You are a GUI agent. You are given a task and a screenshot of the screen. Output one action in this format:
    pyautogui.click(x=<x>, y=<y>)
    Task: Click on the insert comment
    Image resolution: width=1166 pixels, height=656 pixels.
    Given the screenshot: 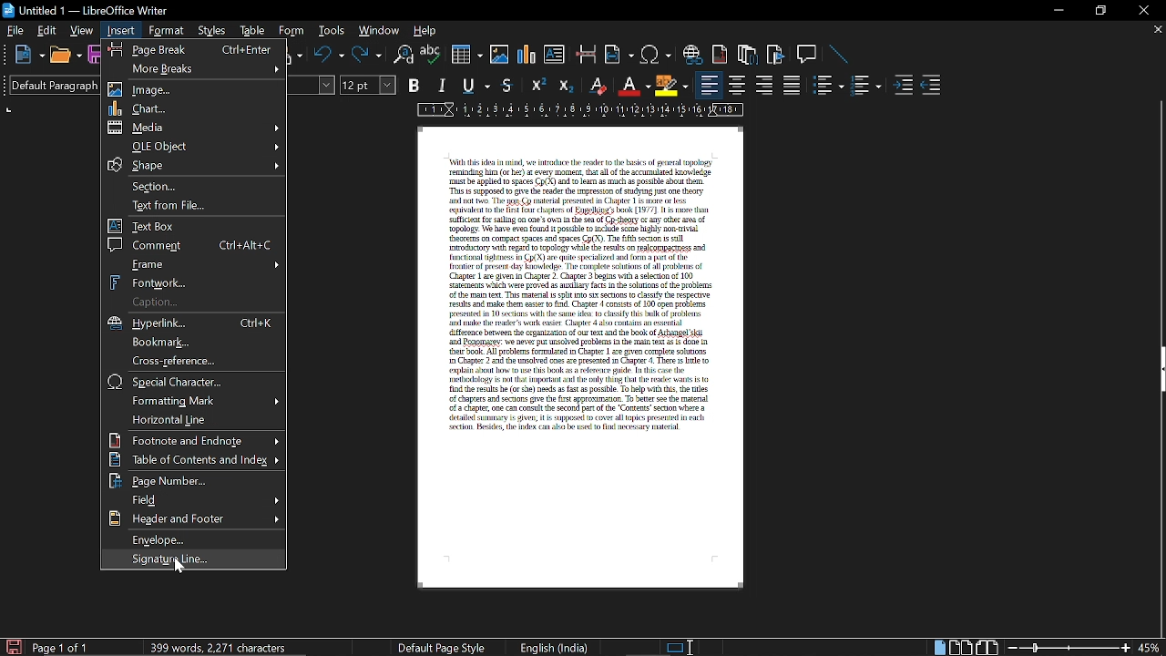 What is the action you would take?
    pyautogui.click(x=807, y=54)
    